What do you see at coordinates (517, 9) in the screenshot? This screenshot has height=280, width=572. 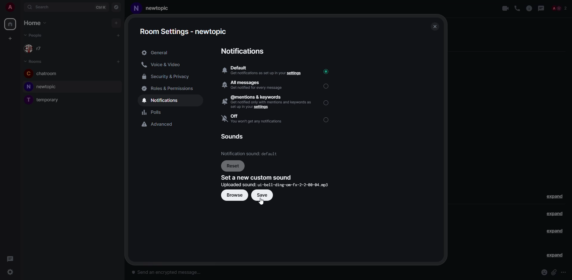 I see `voice` at bounding box center [517, 9].